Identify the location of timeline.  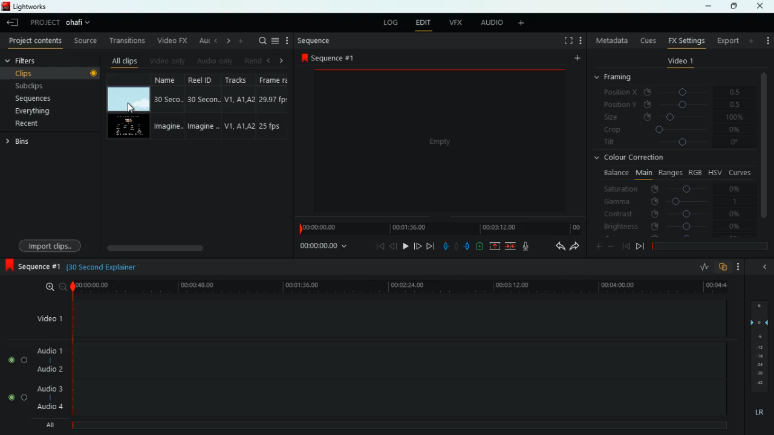
(394, 425).